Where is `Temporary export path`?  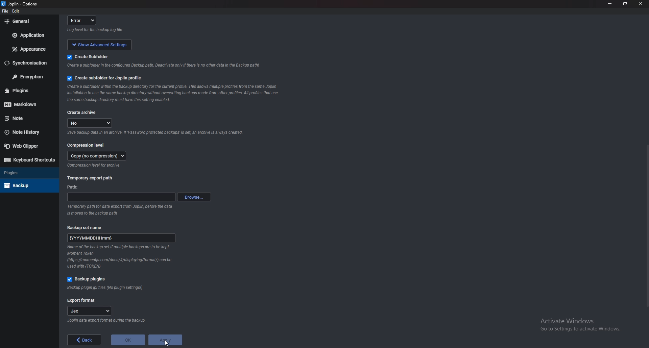 Temporary export path is located at coordinates (91, 178).